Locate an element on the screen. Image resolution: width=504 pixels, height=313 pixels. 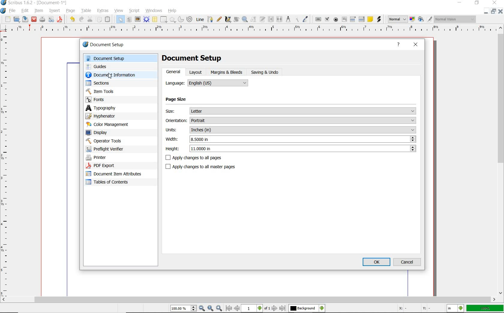
move to next or previous page is located at coordinates (256, 309).